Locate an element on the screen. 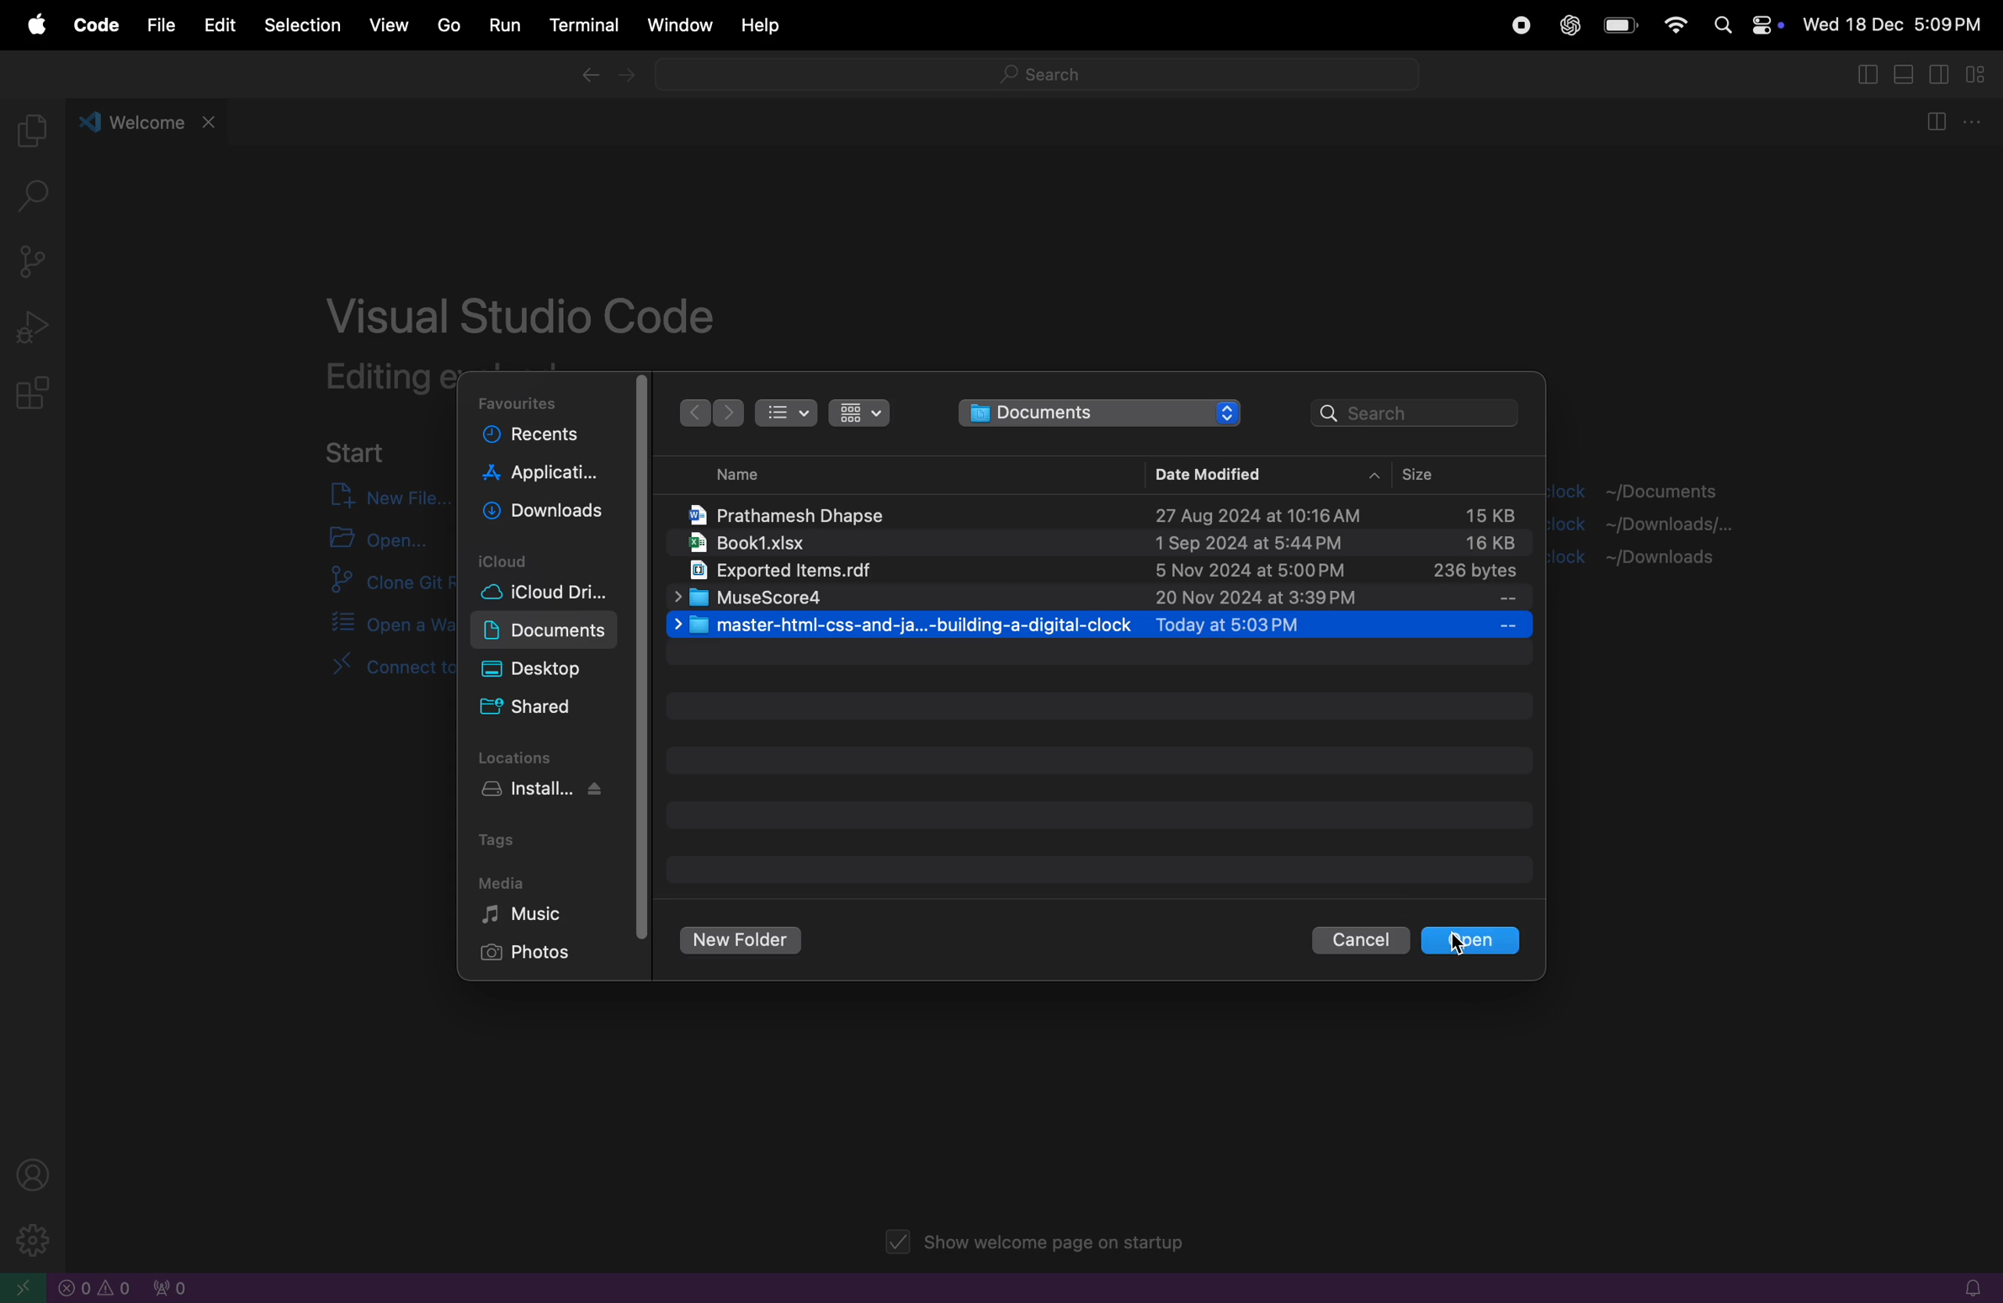 This screenshot has height=1303, width=2003. documents is located at coordinates (545, 630).